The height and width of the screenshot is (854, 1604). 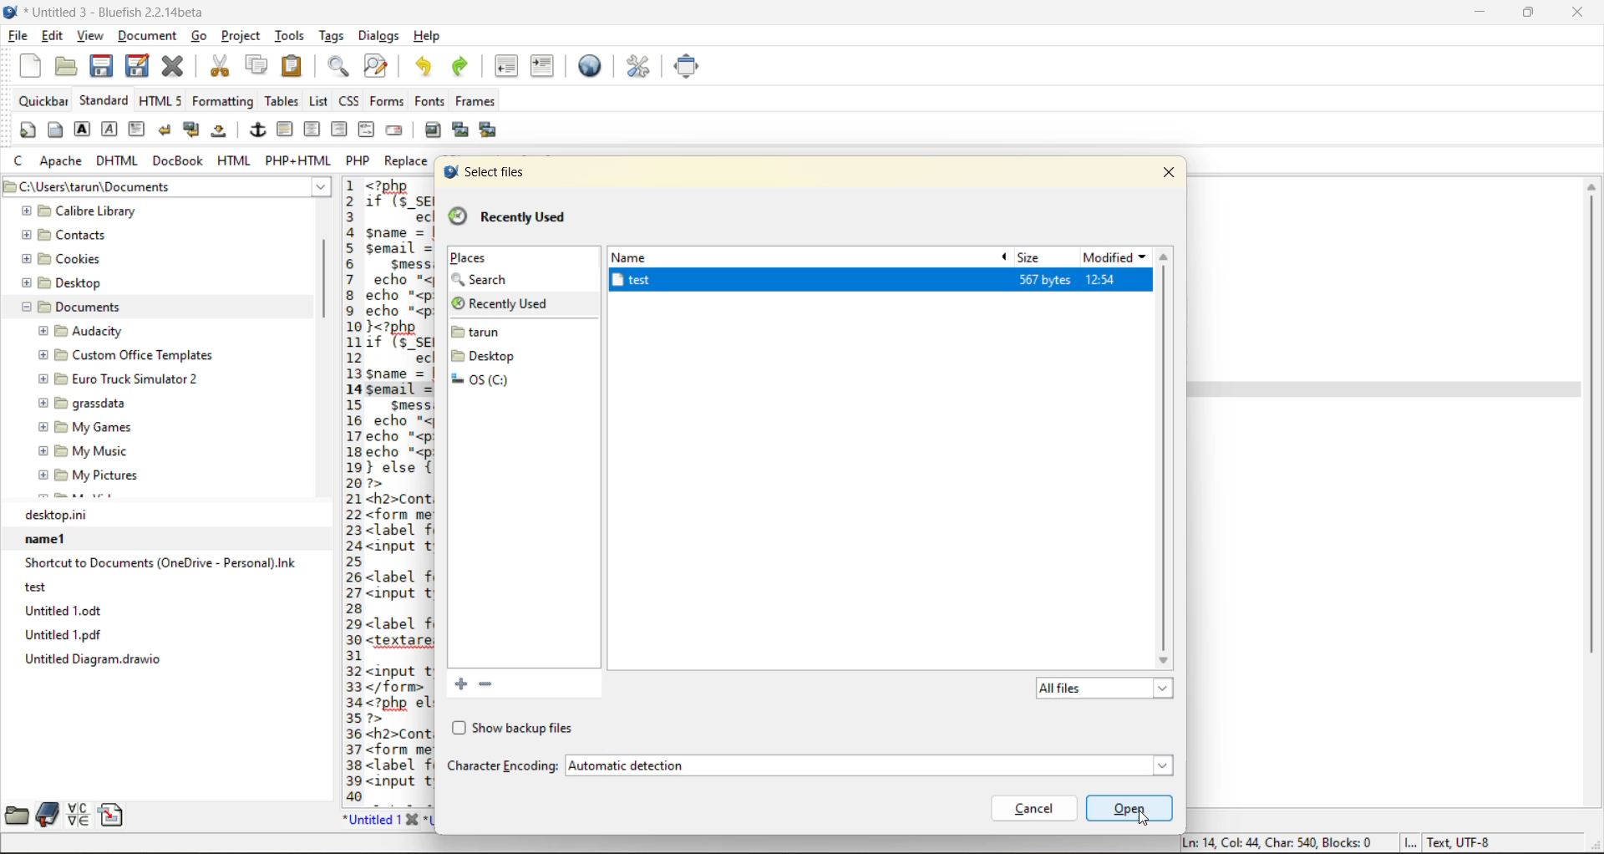 What do you see at coordinates (26, 66) in the screenshot?
I see `new` at bounding box center [26, 66].